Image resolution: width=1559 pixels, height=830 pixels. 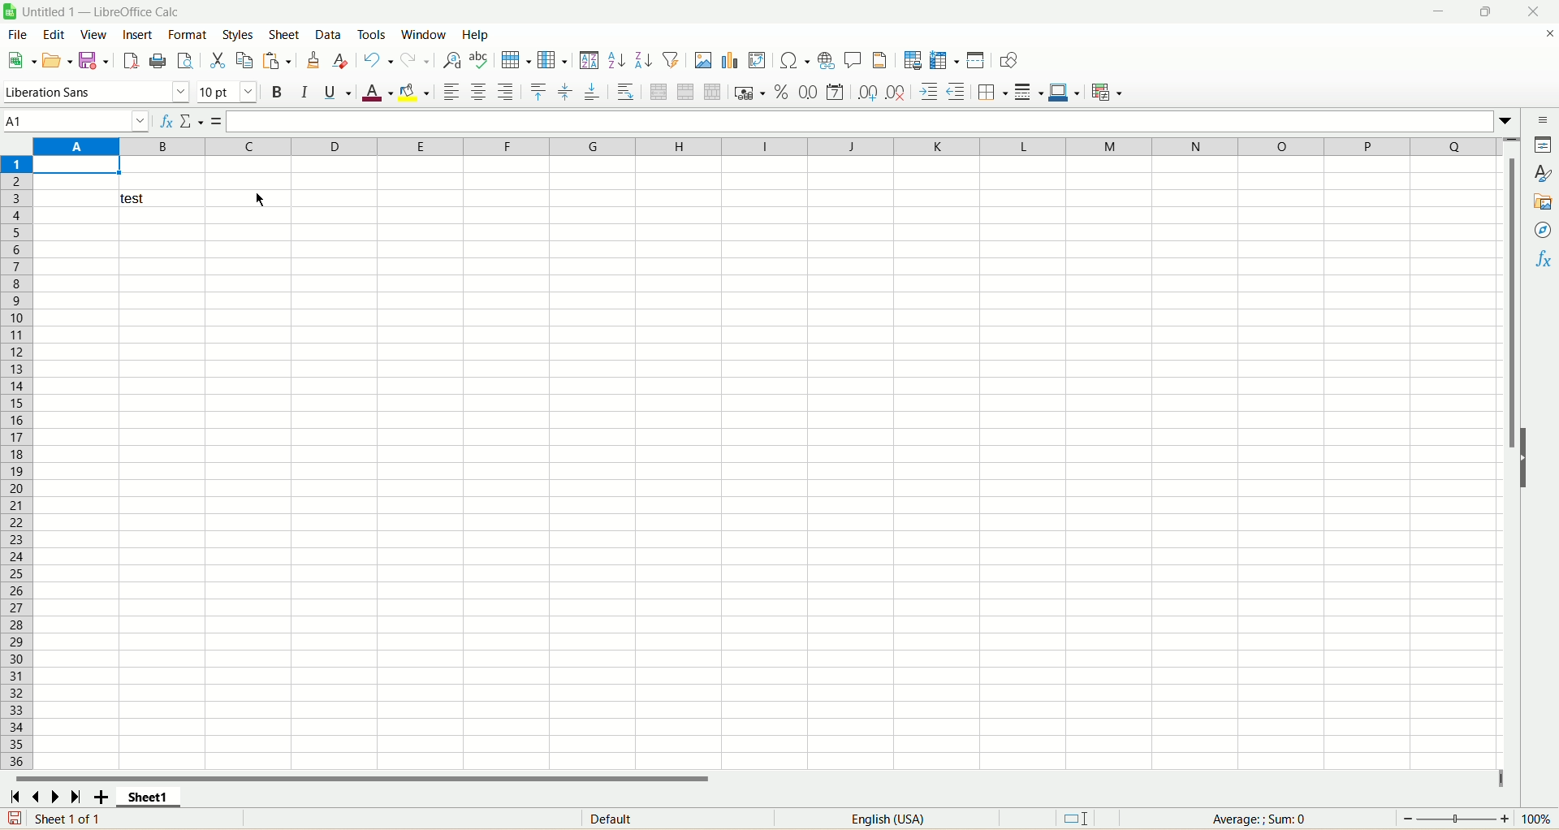 I want to click on auto filter, so click(x=671, y=59).